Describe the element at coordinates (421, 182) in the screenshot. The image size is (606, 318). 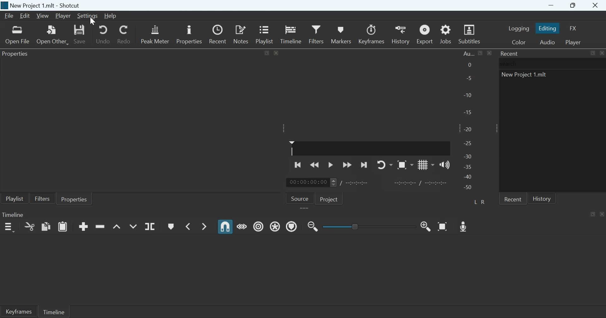
I see `Start marker/End marker` at that location.